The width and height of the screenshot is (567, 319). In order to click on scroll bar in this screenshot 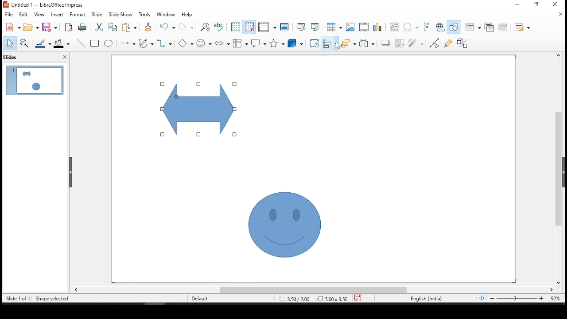, I will do `click(314, 290)`.